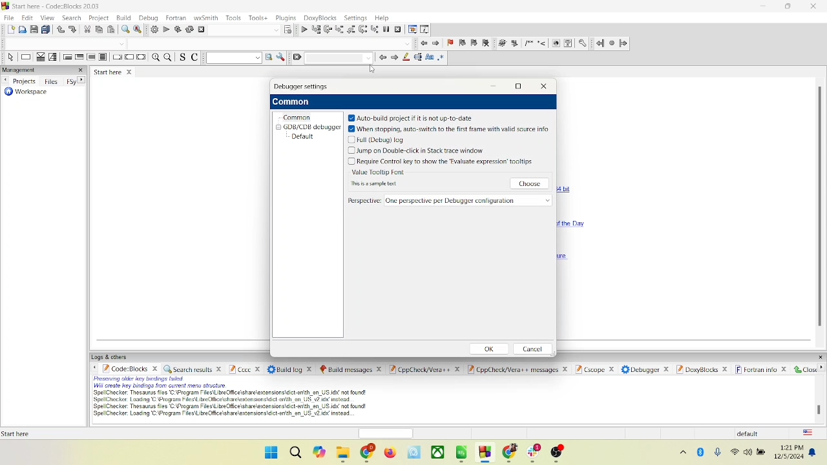 The image size is (827, 465). Describe the element at coordinates (355, 18) in the screenshot. I see `setting` at that location.